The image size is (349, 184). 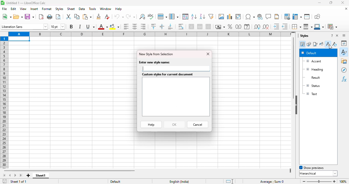 I want to click on zoom out, so click(x=304, y=181).